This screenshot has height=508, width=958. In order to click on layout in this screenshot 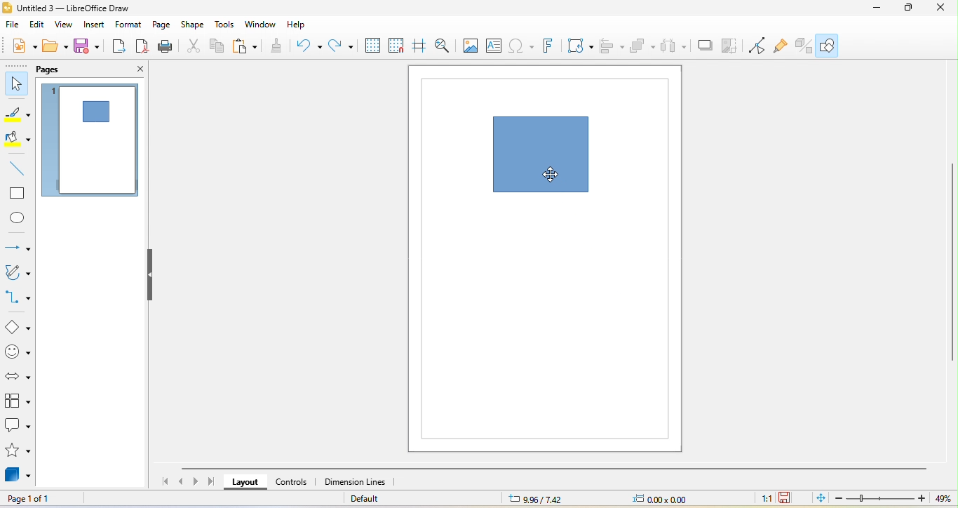, I will do `click(245, 483)`.